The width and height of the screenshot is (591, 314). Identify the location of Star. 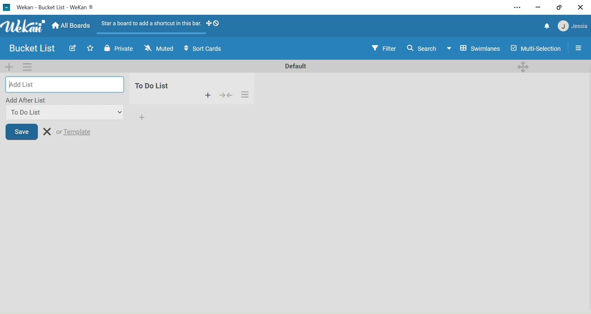
(88, 48).